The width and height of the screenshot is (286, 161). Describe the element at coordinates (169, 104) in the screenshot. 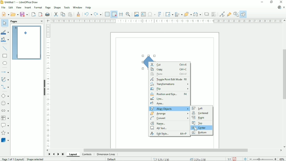

I see `Area` at that location.